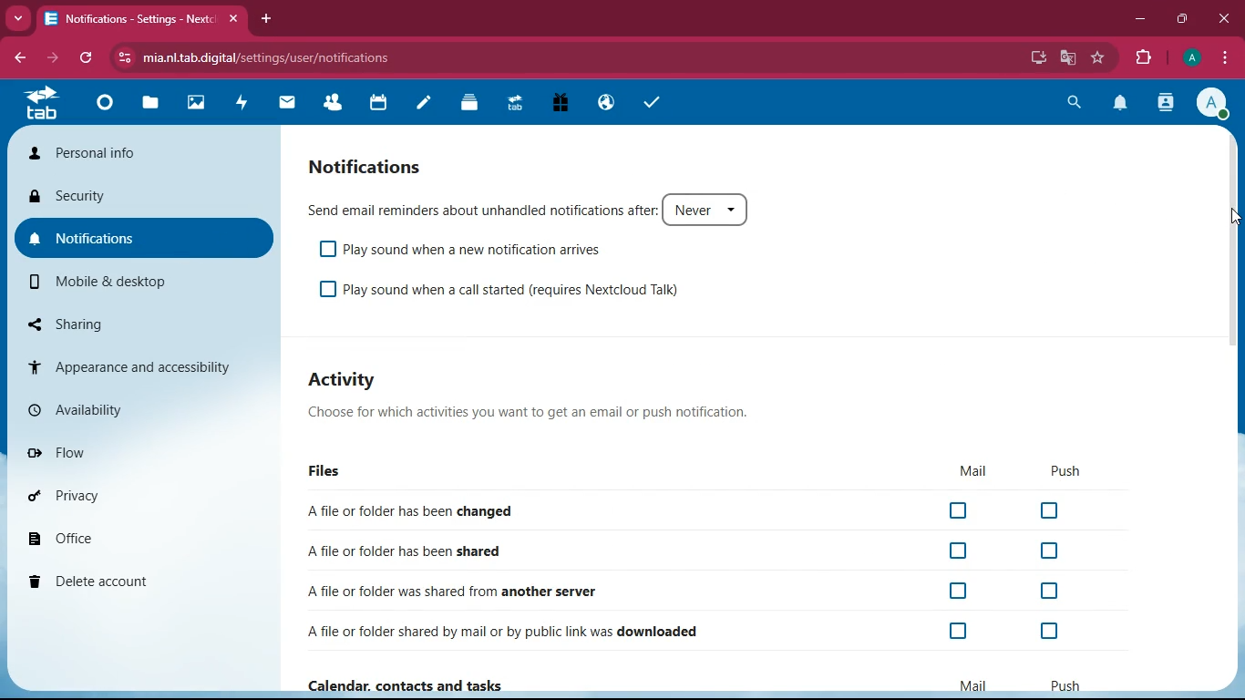  Describe the element at coordinates (1064, 685) in the screenshot. I see `Push` at that location.